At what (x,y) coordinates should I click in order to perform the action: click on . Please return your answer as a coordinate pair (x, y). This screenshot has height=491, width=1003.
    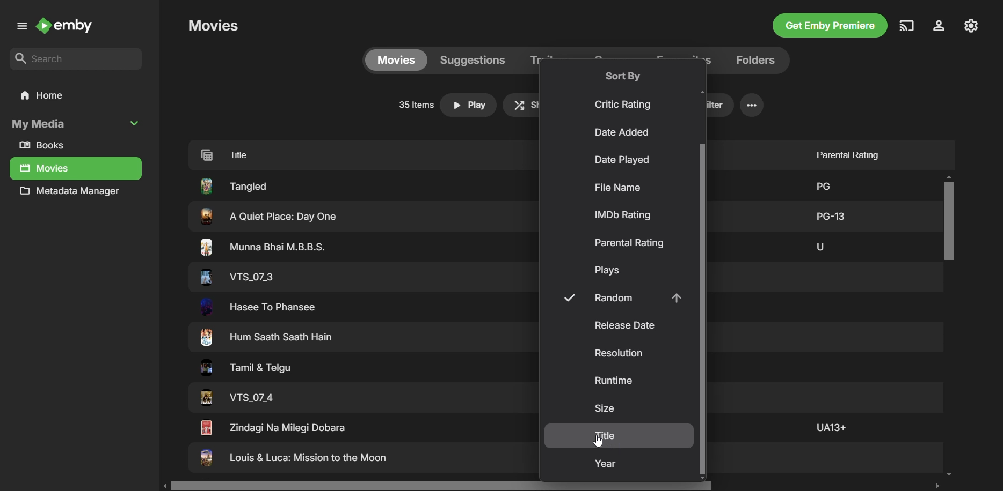
    Looking at the image, I should click on (234, 185).